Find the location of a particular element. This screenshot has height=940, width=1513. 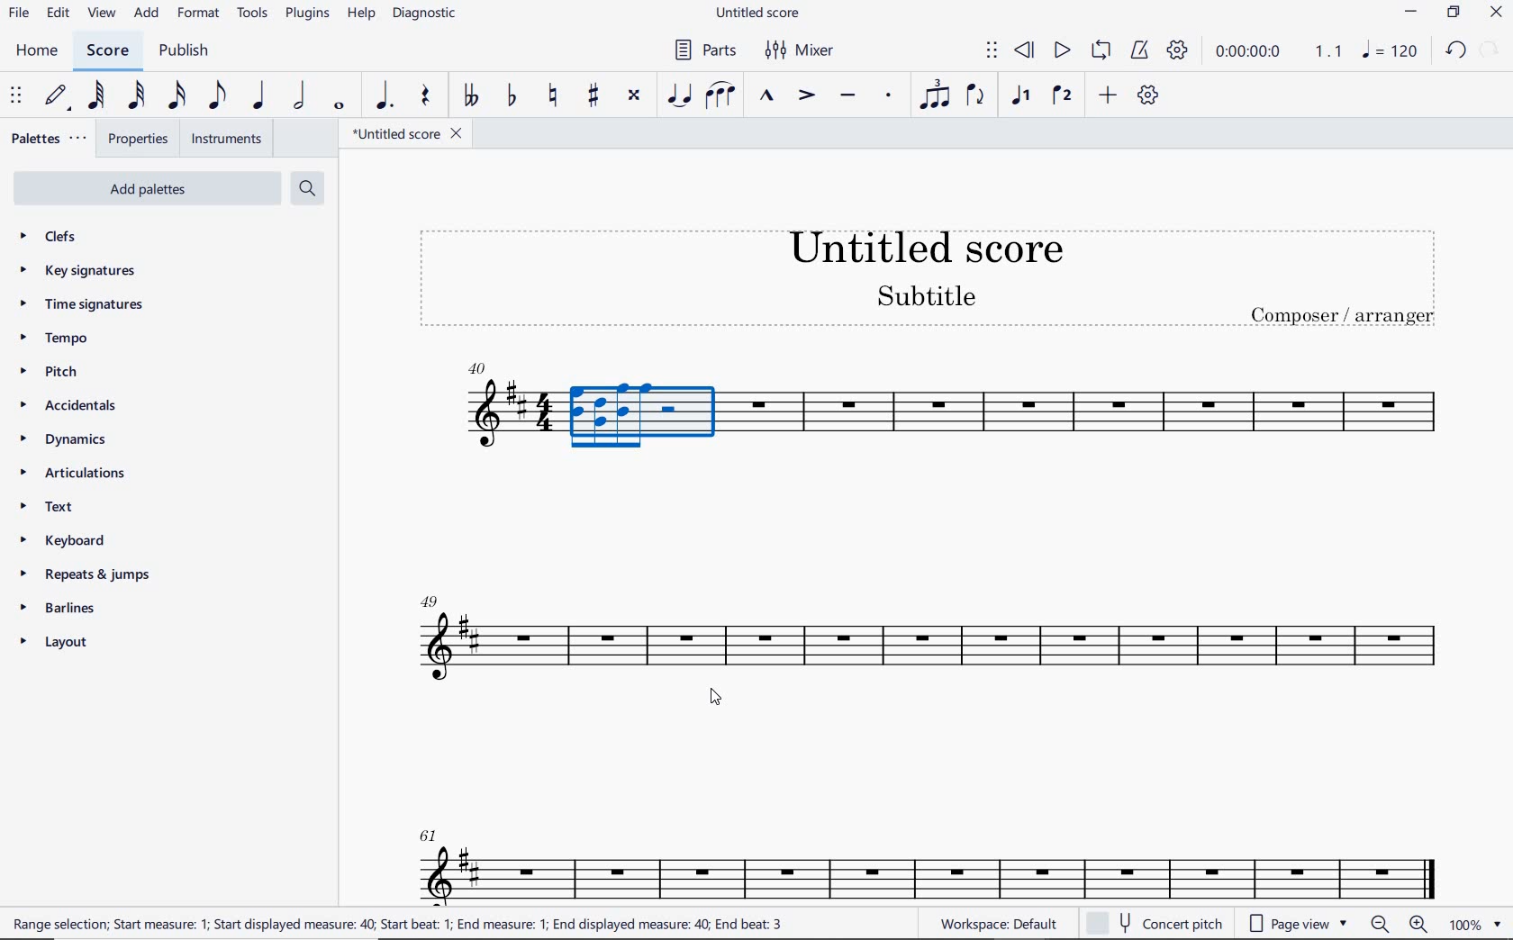

REDO is located at coordinates (1490, 50).